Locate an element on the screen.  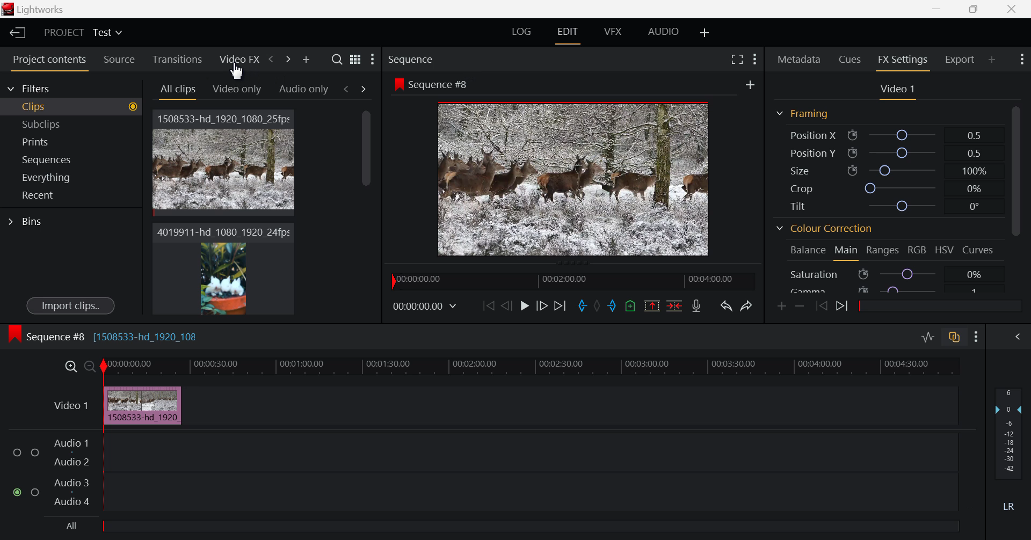
Add keyframe is located at coordinates (781, 308).